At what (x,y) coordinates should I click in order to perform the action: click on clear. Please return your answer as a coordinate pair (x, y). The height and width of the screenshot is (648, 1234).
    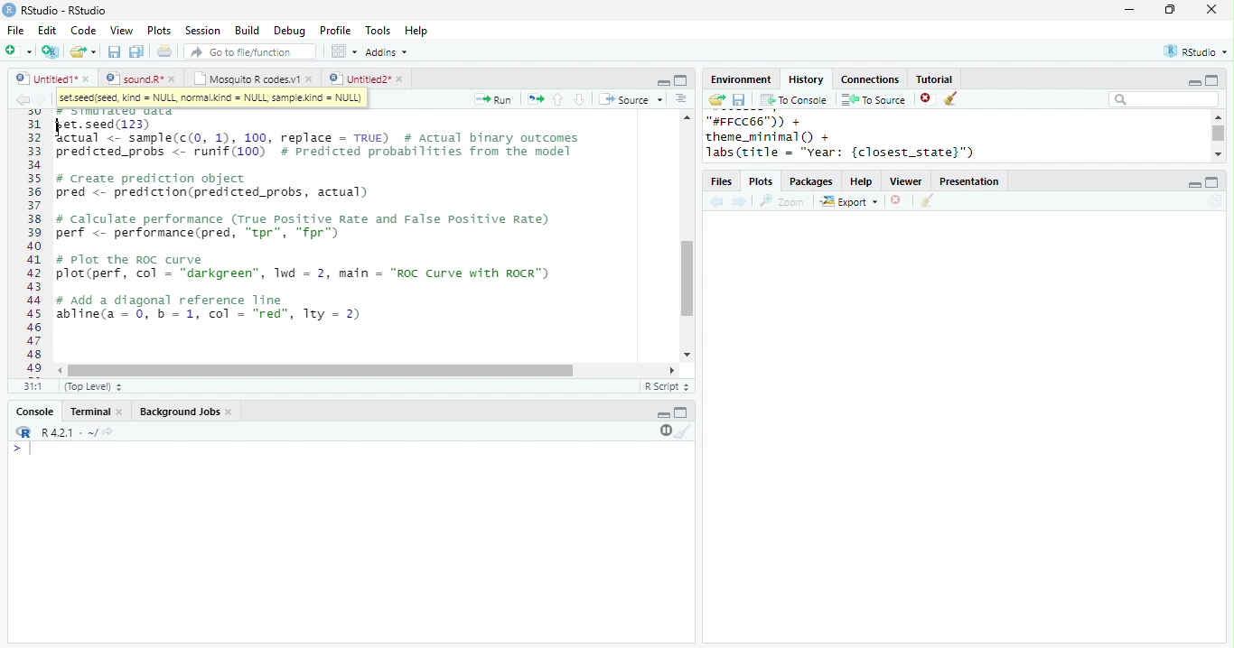
    Looking at the image, I should click on (927, 201).